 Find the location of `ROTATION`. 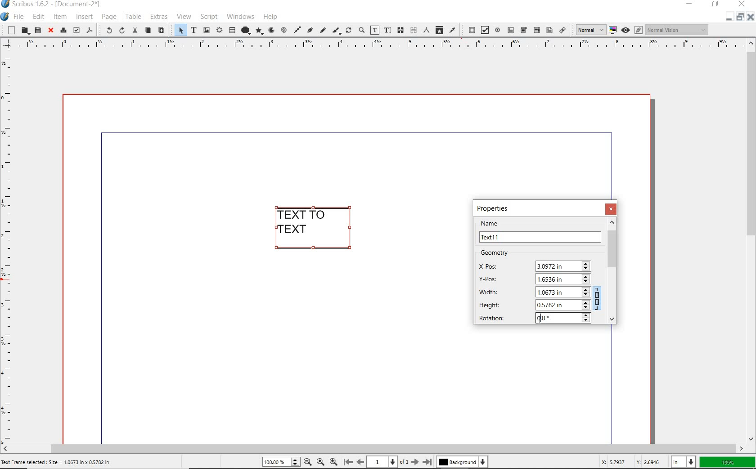

ROTATION is located at coordinates (533, 318).